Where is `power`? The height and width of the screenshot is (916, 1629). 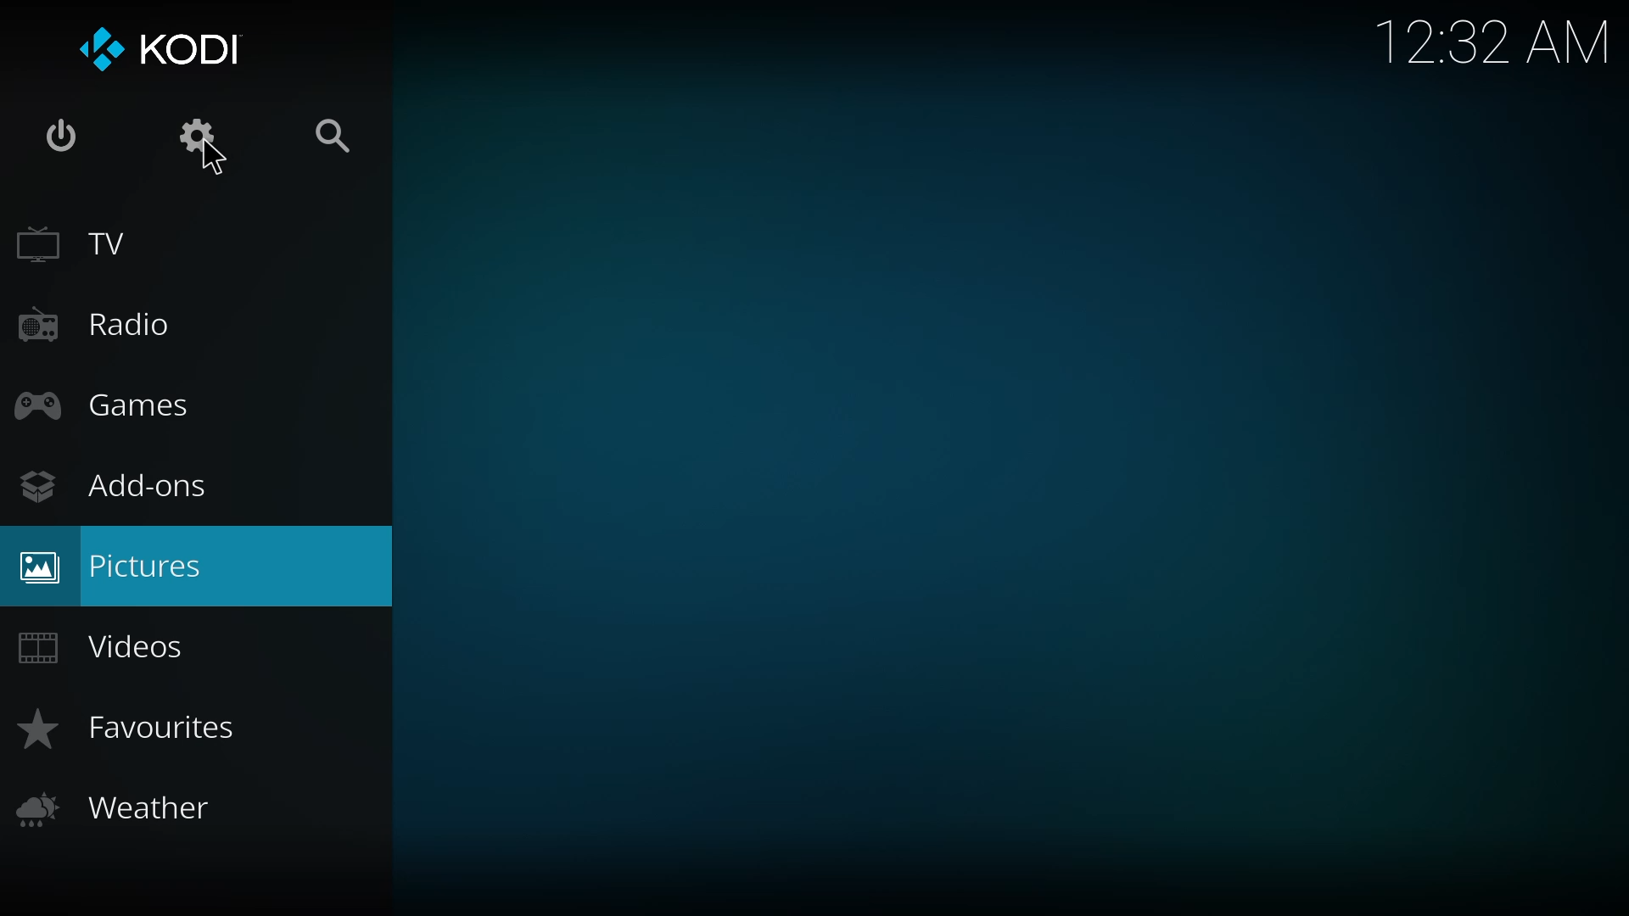
power is located at coordinates (62, 131).